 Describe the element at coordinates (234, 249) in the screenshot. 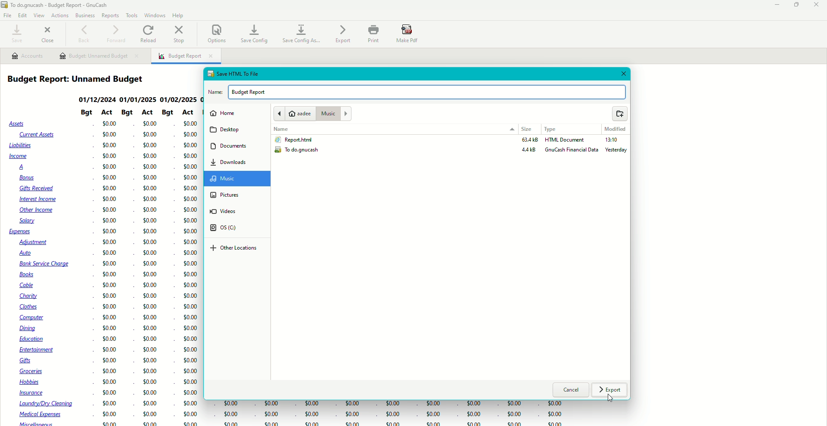

I see `Other Locations` at that location.